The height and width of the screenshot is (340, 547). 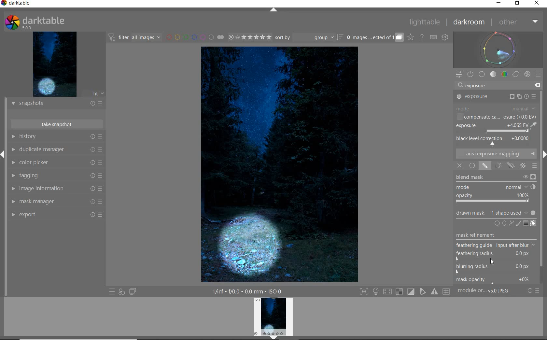 What do you see at coordinates (518, 223) in the screenshot?
I see `ADD BRUSH` at bounding box center [518, 223].